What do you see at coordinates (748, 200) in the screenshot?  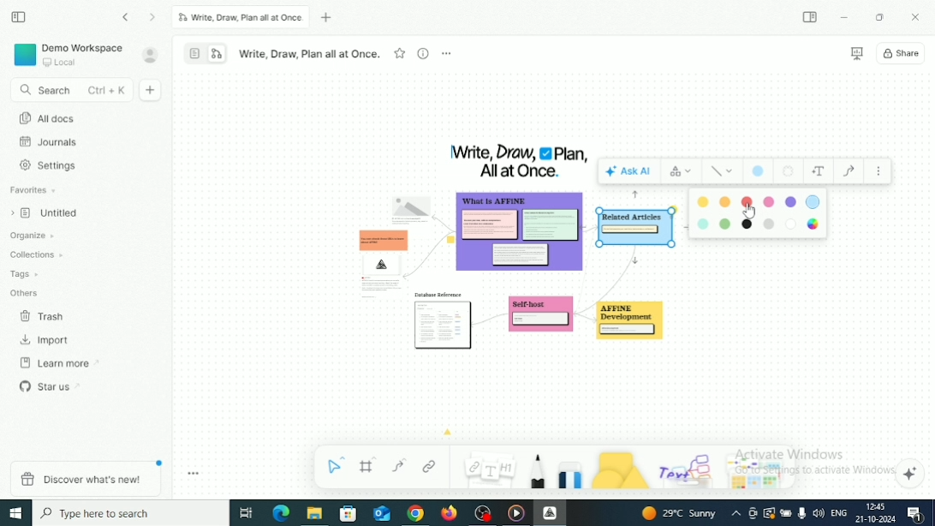 I see `Red` at bounding box center [748, 200].